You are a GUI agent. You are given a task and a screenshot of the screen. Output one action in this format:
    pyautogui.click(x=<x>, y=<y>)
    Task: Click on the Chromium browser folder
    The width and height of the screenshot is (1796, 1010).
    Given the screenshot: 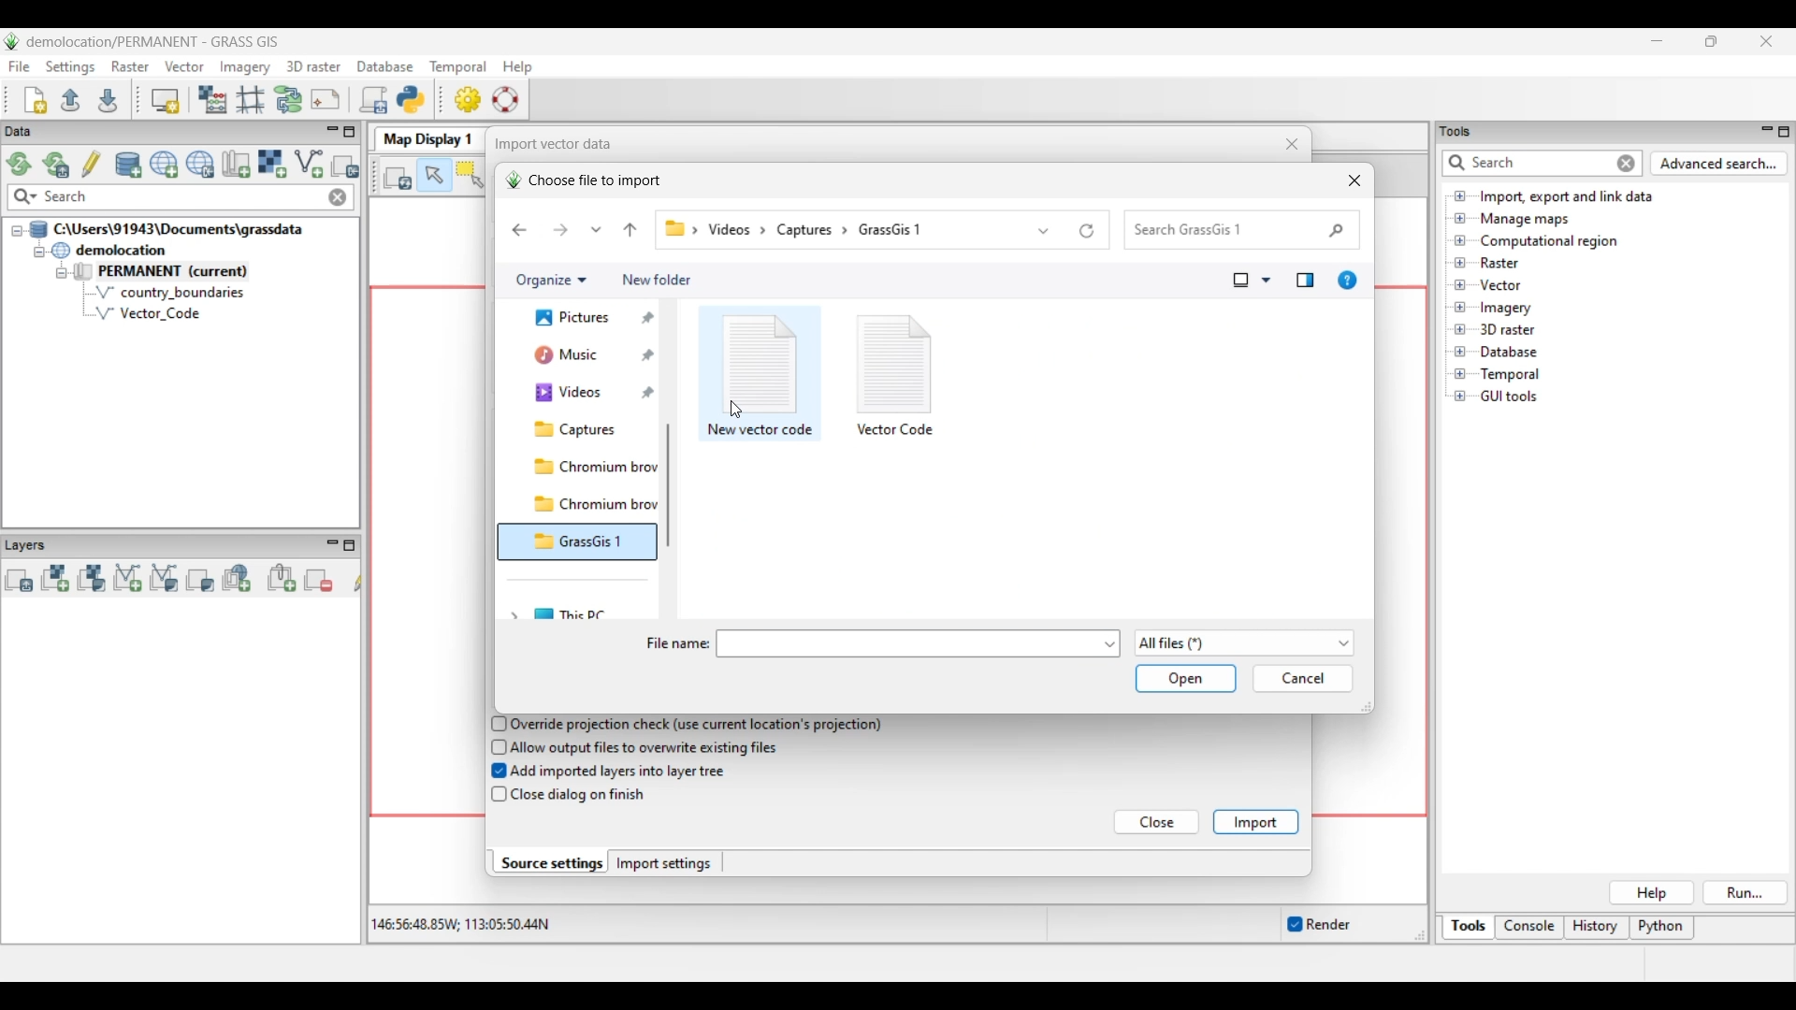 What is the action you would take?
    pyautogui.click(x=591, y=505)
    